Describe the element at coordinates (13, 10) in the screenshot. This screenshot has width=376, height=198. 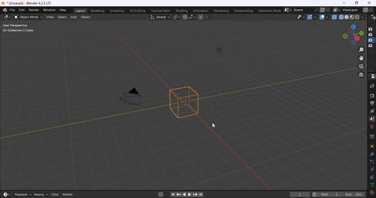
I see `file` at that location.